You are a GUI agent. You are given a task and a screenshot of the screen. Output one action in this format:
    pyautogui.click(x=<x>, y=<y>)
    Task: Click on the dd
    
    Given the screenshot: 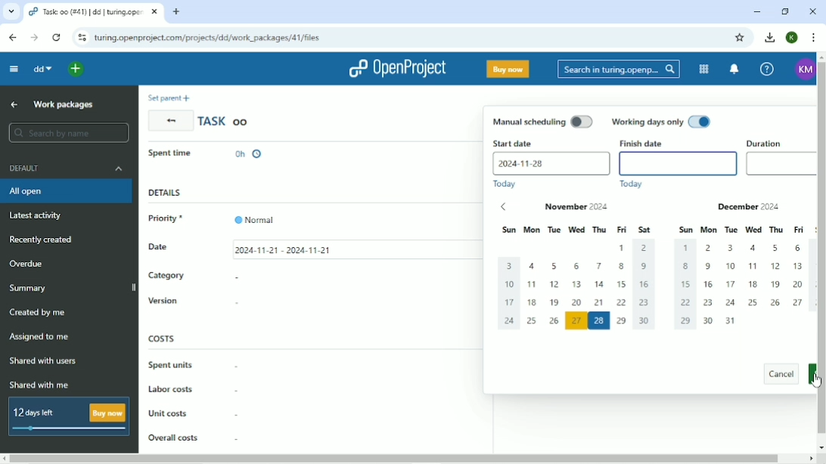 What is the action you would take?
    pyautogui.click(x=42, y=69)
    